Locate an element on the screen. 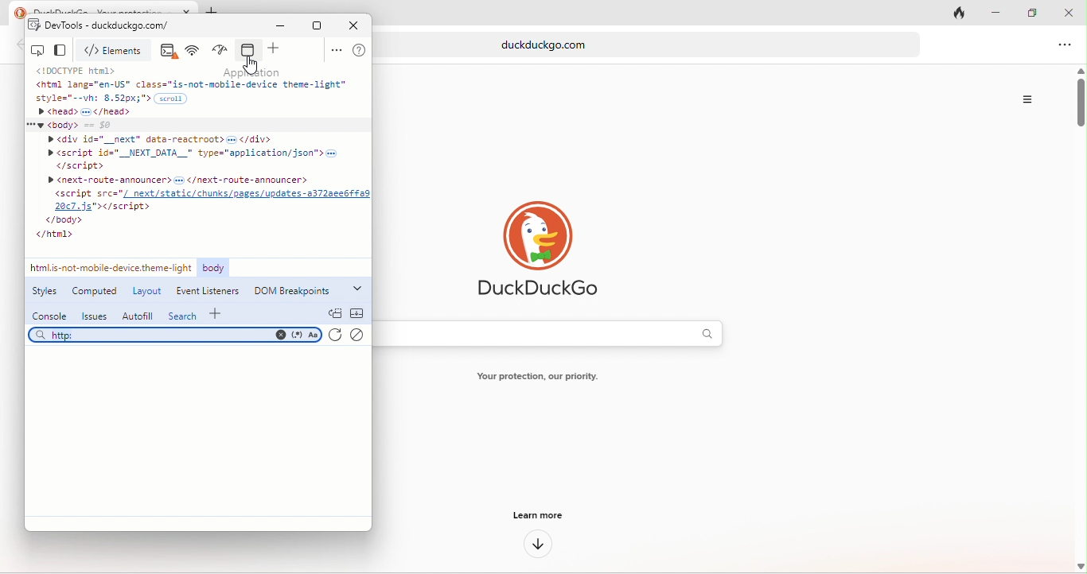 The height and width of the screenshot is (574, 1087). duck duck go logo is located at coordinates (536, 250).